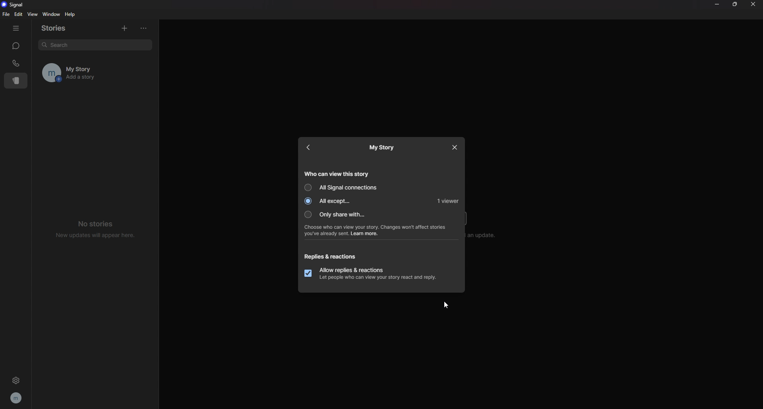 The height and width of the screenshot is (409, 763). What do you see at coordinates (16, 81) in the screenshot?
I see `stories` at bounding box center [16, 81].